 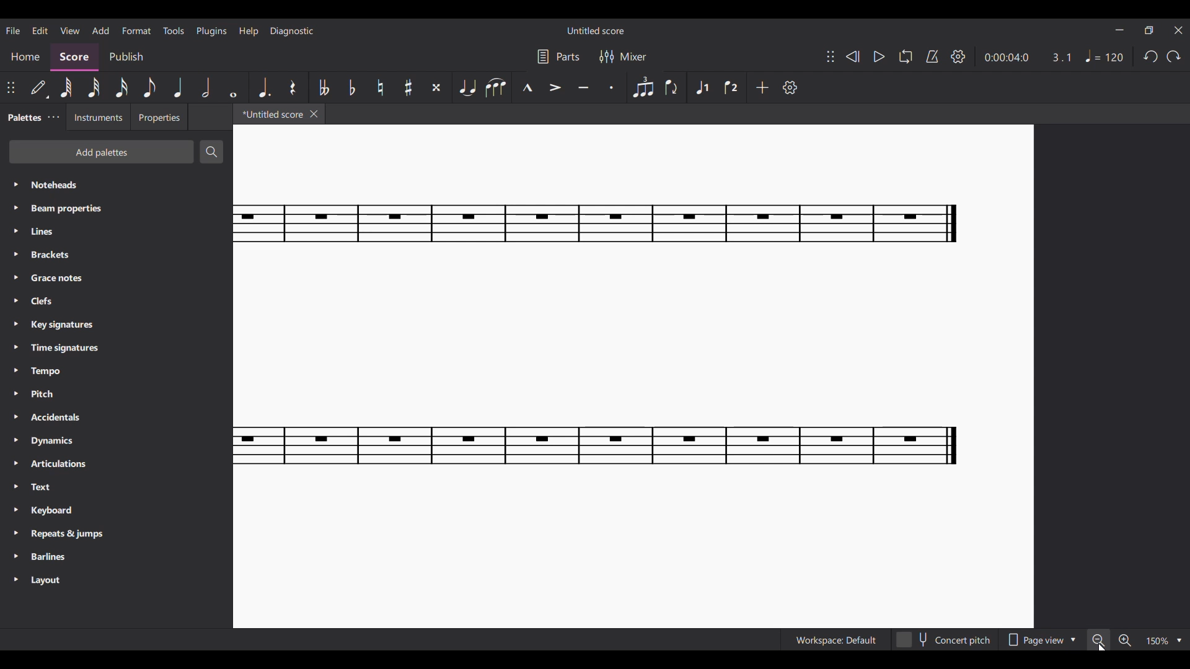 I want to click on Grace notes, so click(x=116, y=278).